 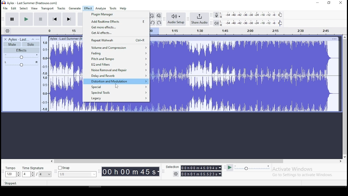 I want to click on get AI effects, so click(x=116, y=33).